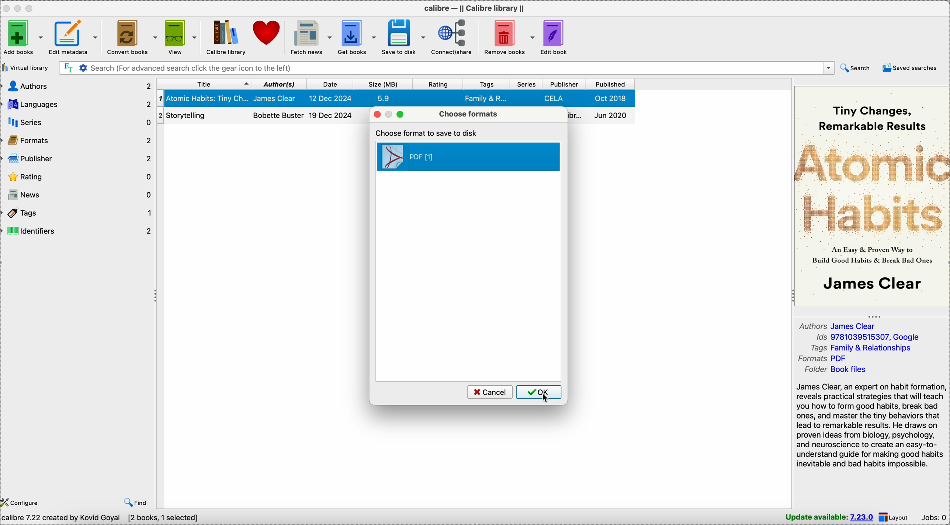 This screenshot has width=950, height=525. What do you see at coordinates (6, 8) in the screenshot?
I see `close Calibre` at bounding box center [6, 8].